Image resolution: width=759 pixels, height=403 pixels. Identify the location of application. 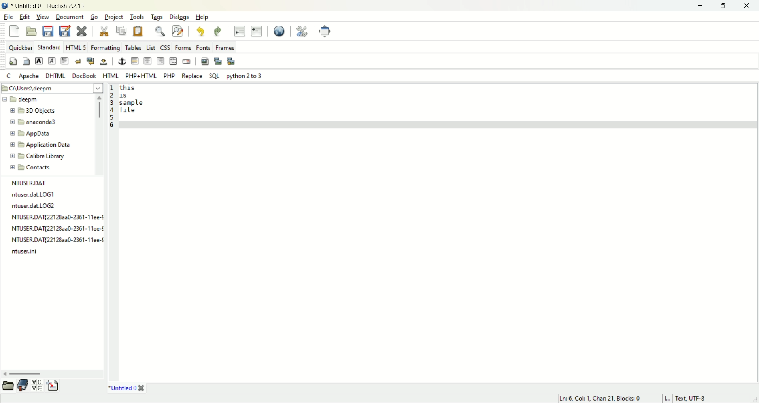
(40, 144).